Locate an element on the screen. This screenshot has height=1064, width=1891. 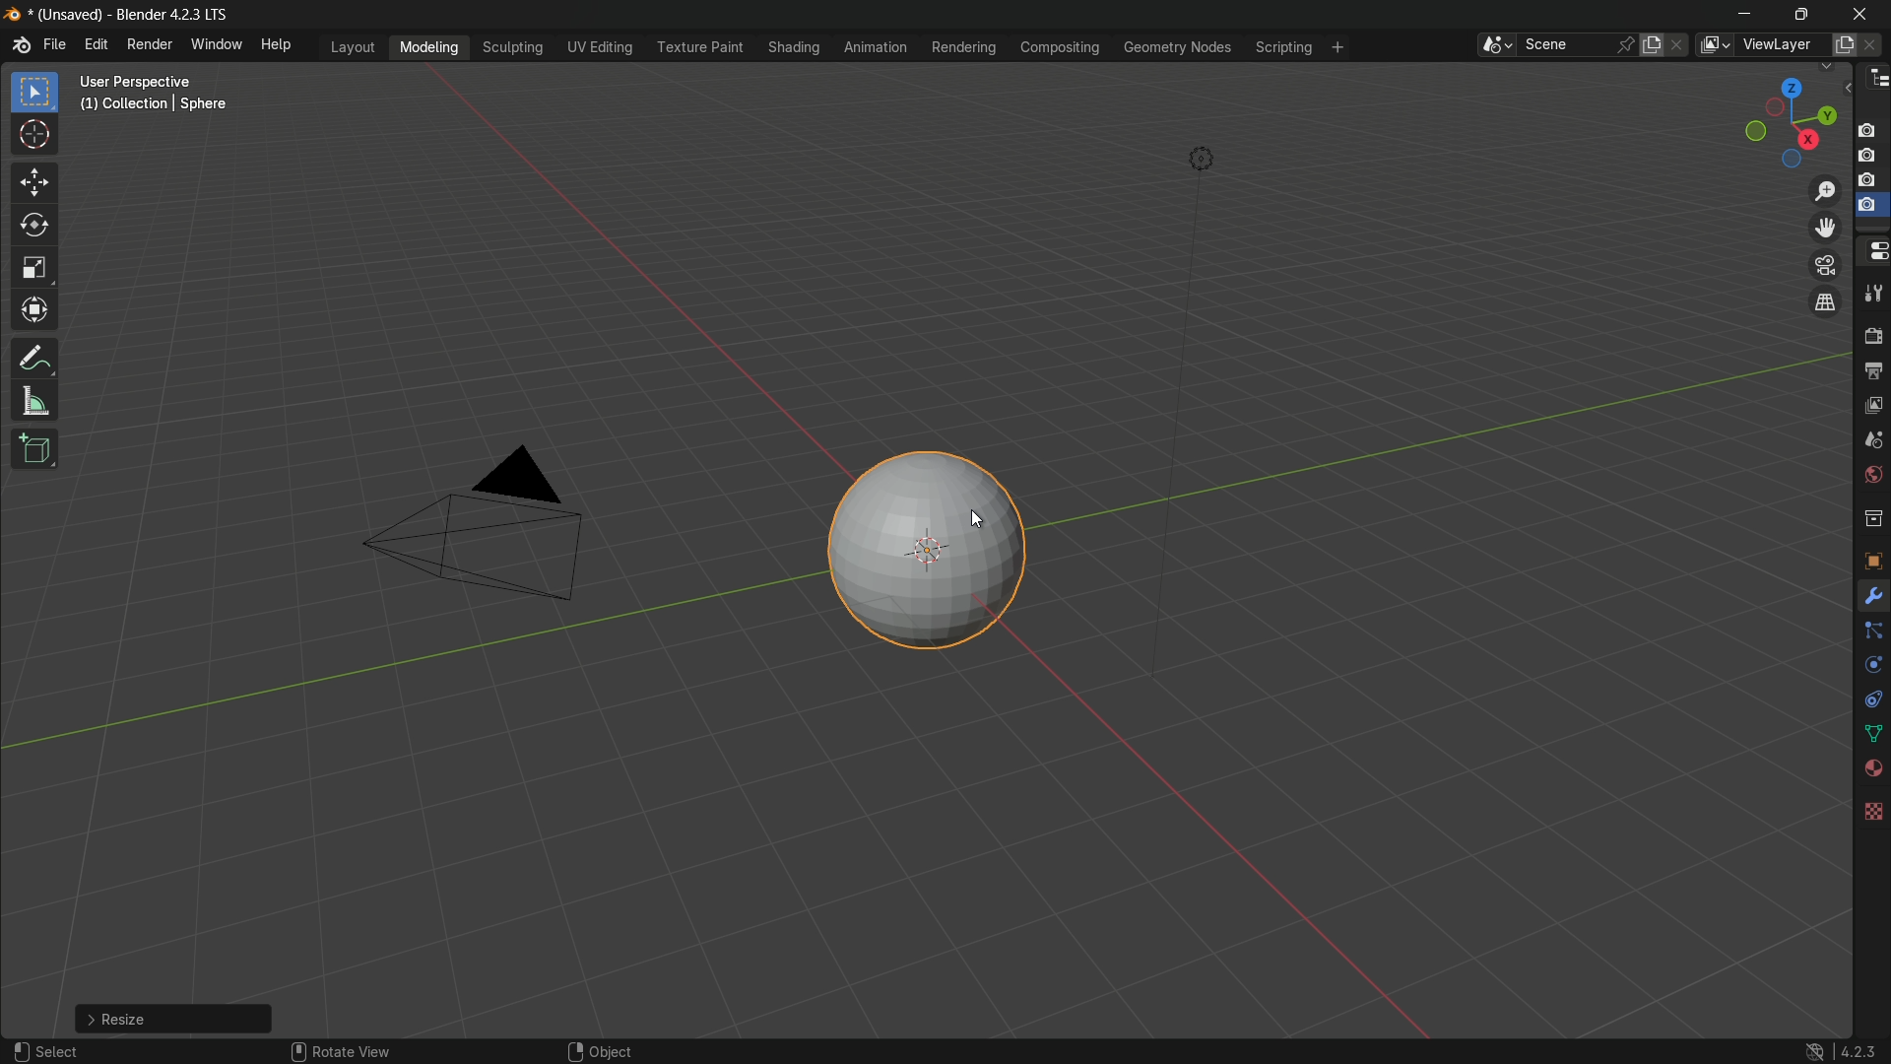
material is located at coordinates (1872, 768).